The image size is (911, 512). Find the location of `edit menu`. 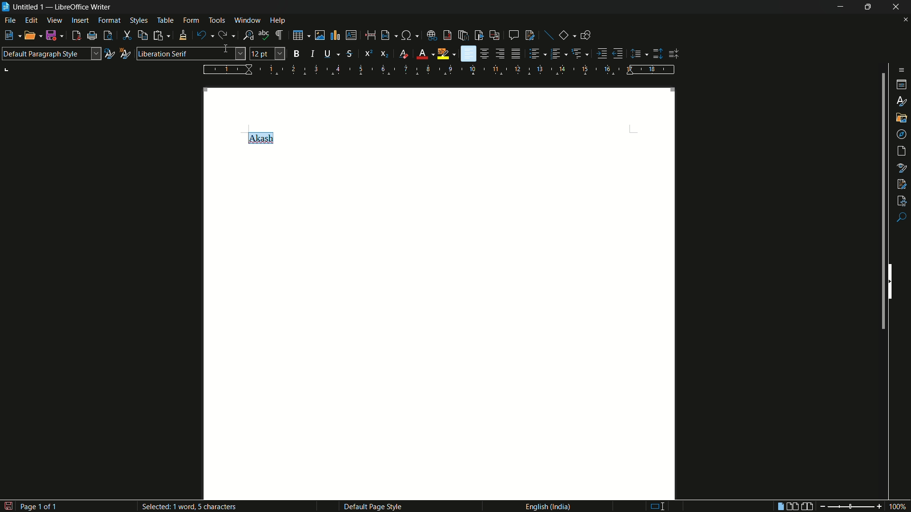

edit menu is located at coordinates (32, 21).